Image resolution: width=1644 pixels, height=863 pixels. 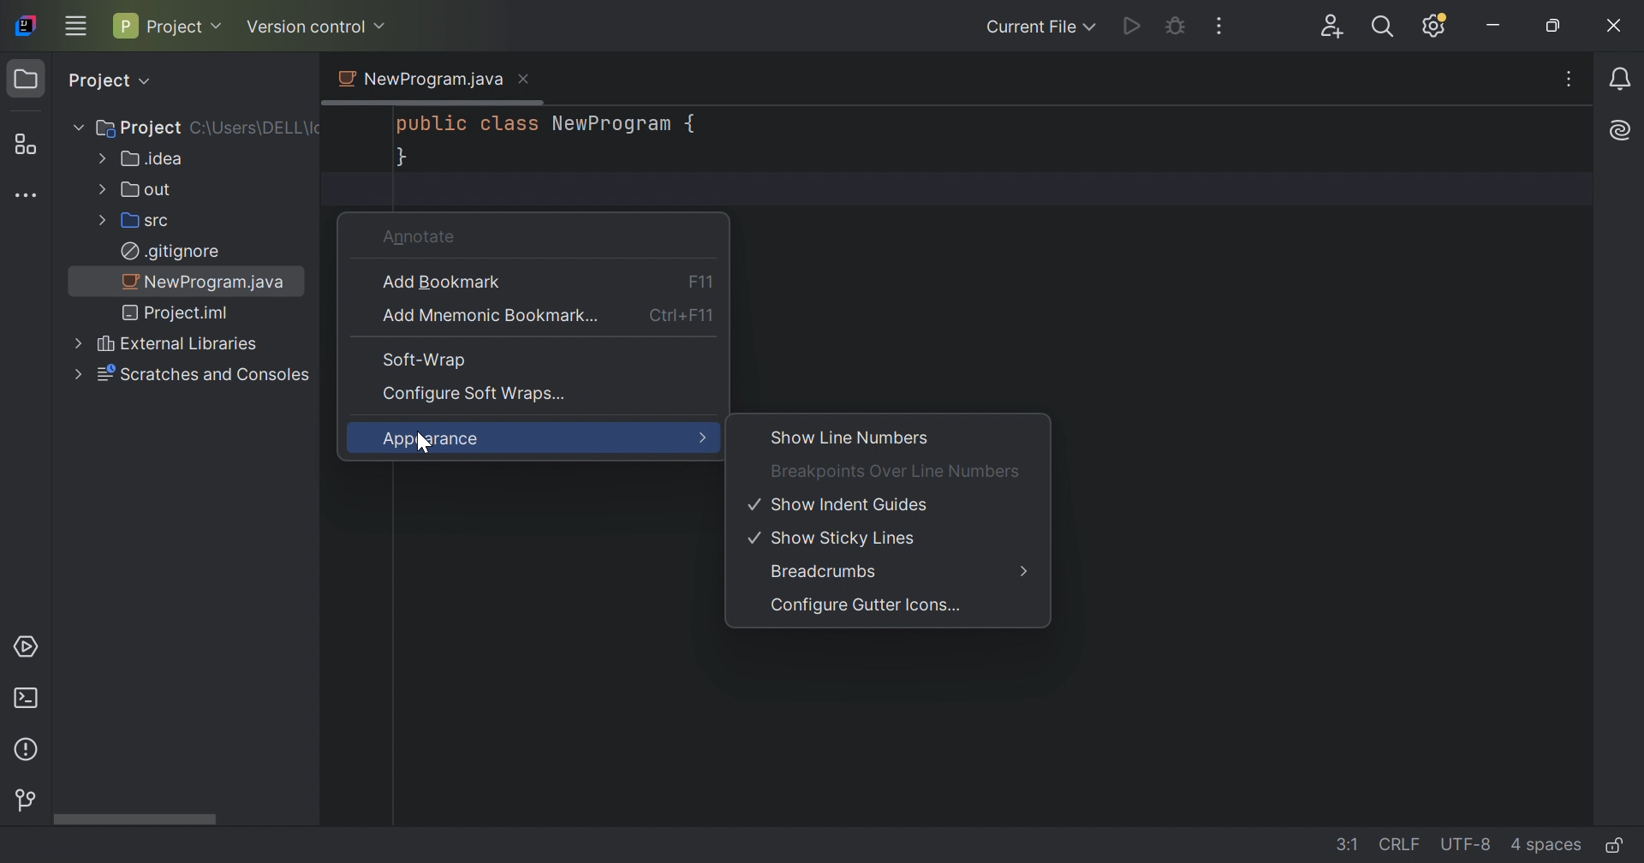 What do you see at coordinates (489, 317) in the screenshot?
I see `Add mneumonic Bookmark...` at bounding box center [489, 317].